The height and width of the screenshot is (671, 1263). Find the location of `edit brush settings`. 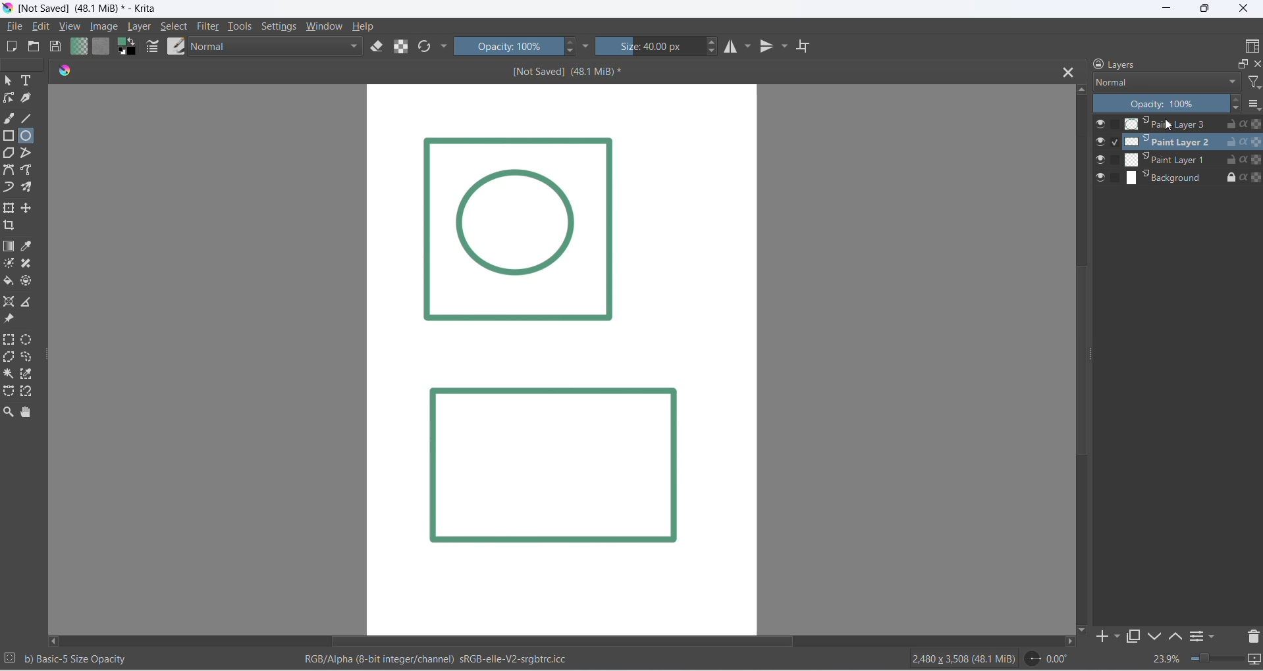

edit brush settings is located at coordinates (153, 49).